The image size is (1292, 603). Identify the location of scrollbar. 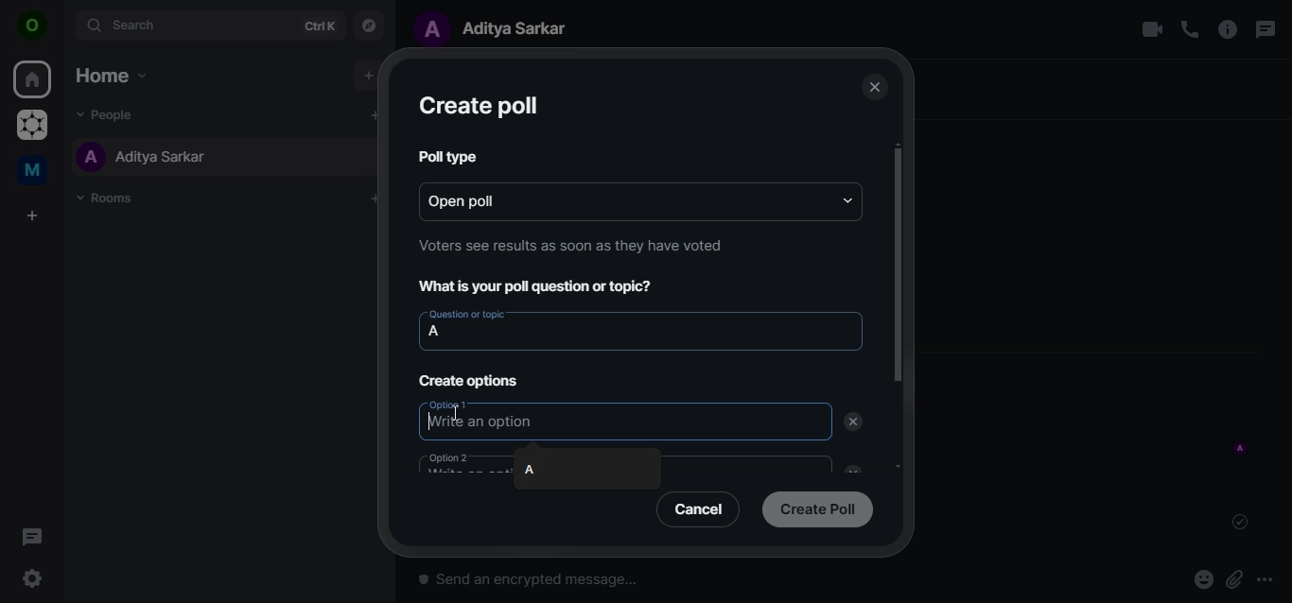
(896, 266).